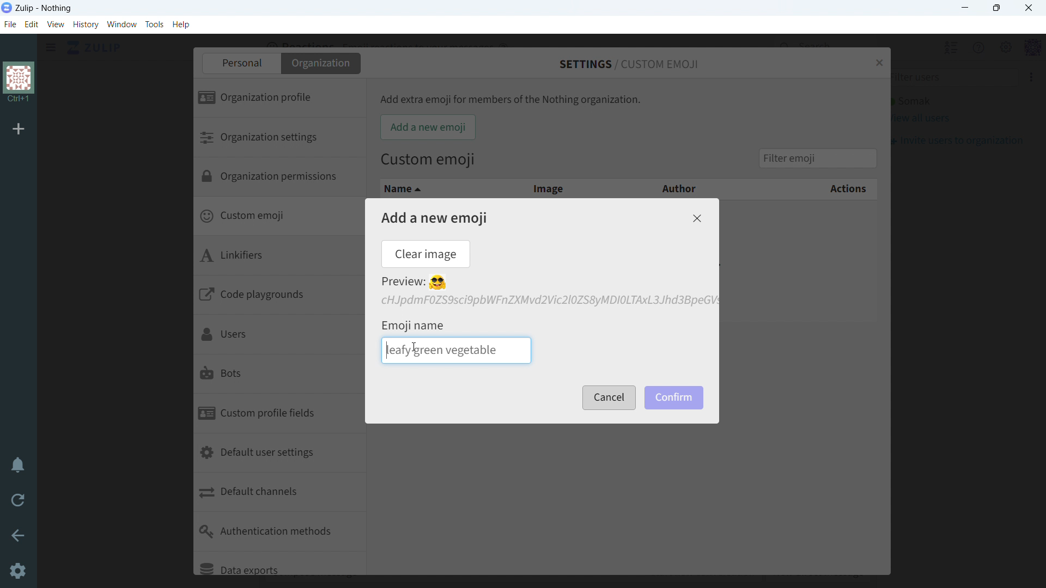  I want to click on personal menu, so click(1022, 47).